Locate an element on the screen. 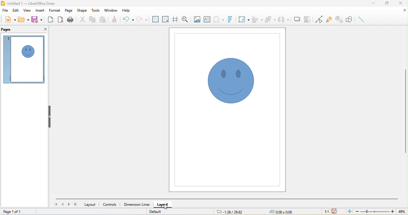  49% is located at coordinates (401, 211).